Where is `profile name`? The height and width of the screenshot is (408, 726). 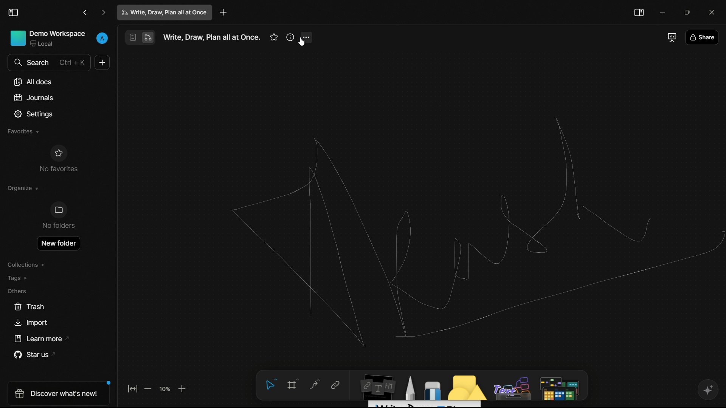
profile name is located at coordinates (102, 39).